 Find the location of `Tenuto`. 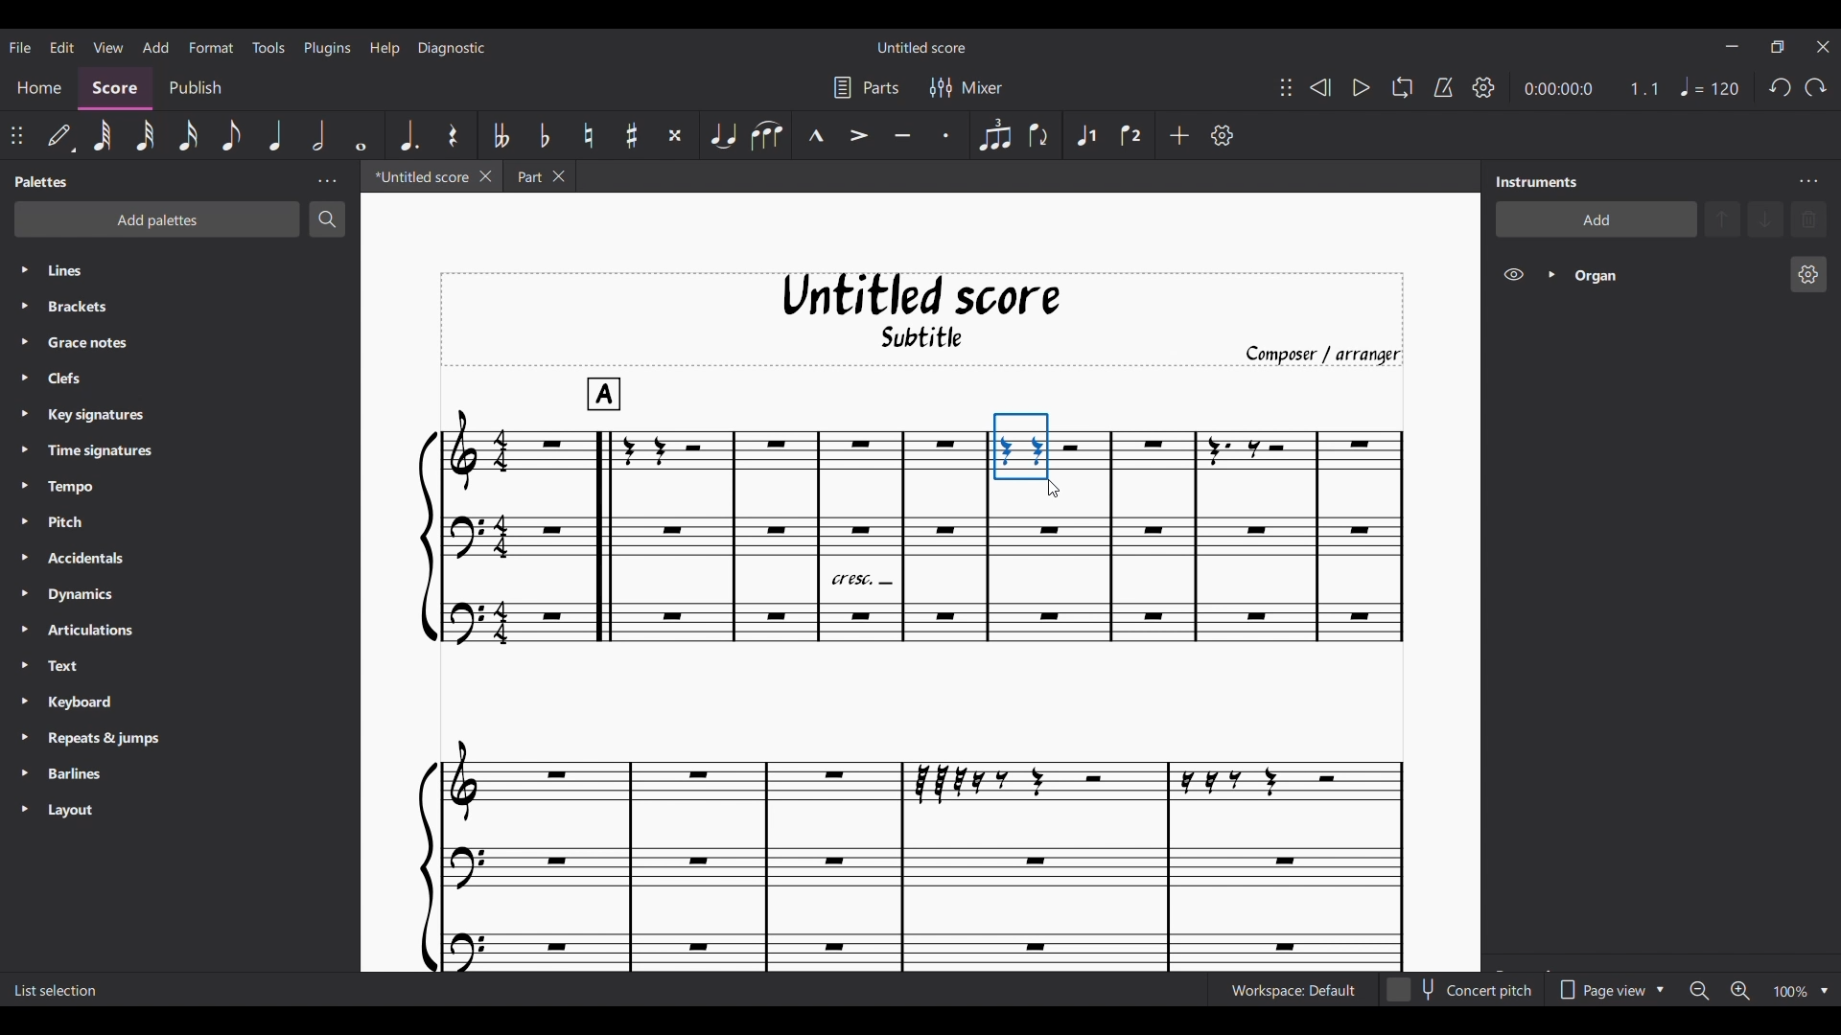

Tenuto is located at coordinates (903, 136).